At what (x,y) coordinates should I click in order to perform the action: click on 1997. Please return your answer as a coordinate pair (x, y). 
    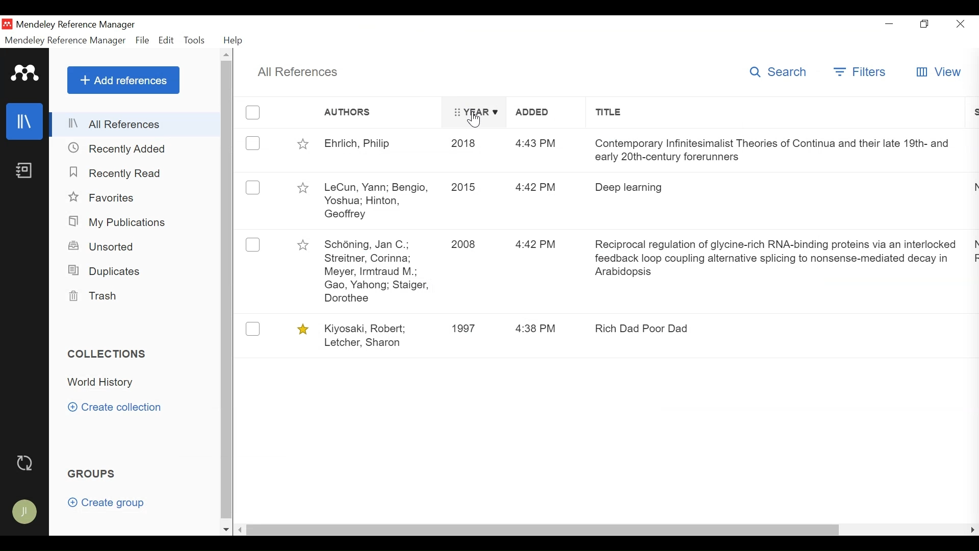
    Looking at the image, I should click on (468, 328).